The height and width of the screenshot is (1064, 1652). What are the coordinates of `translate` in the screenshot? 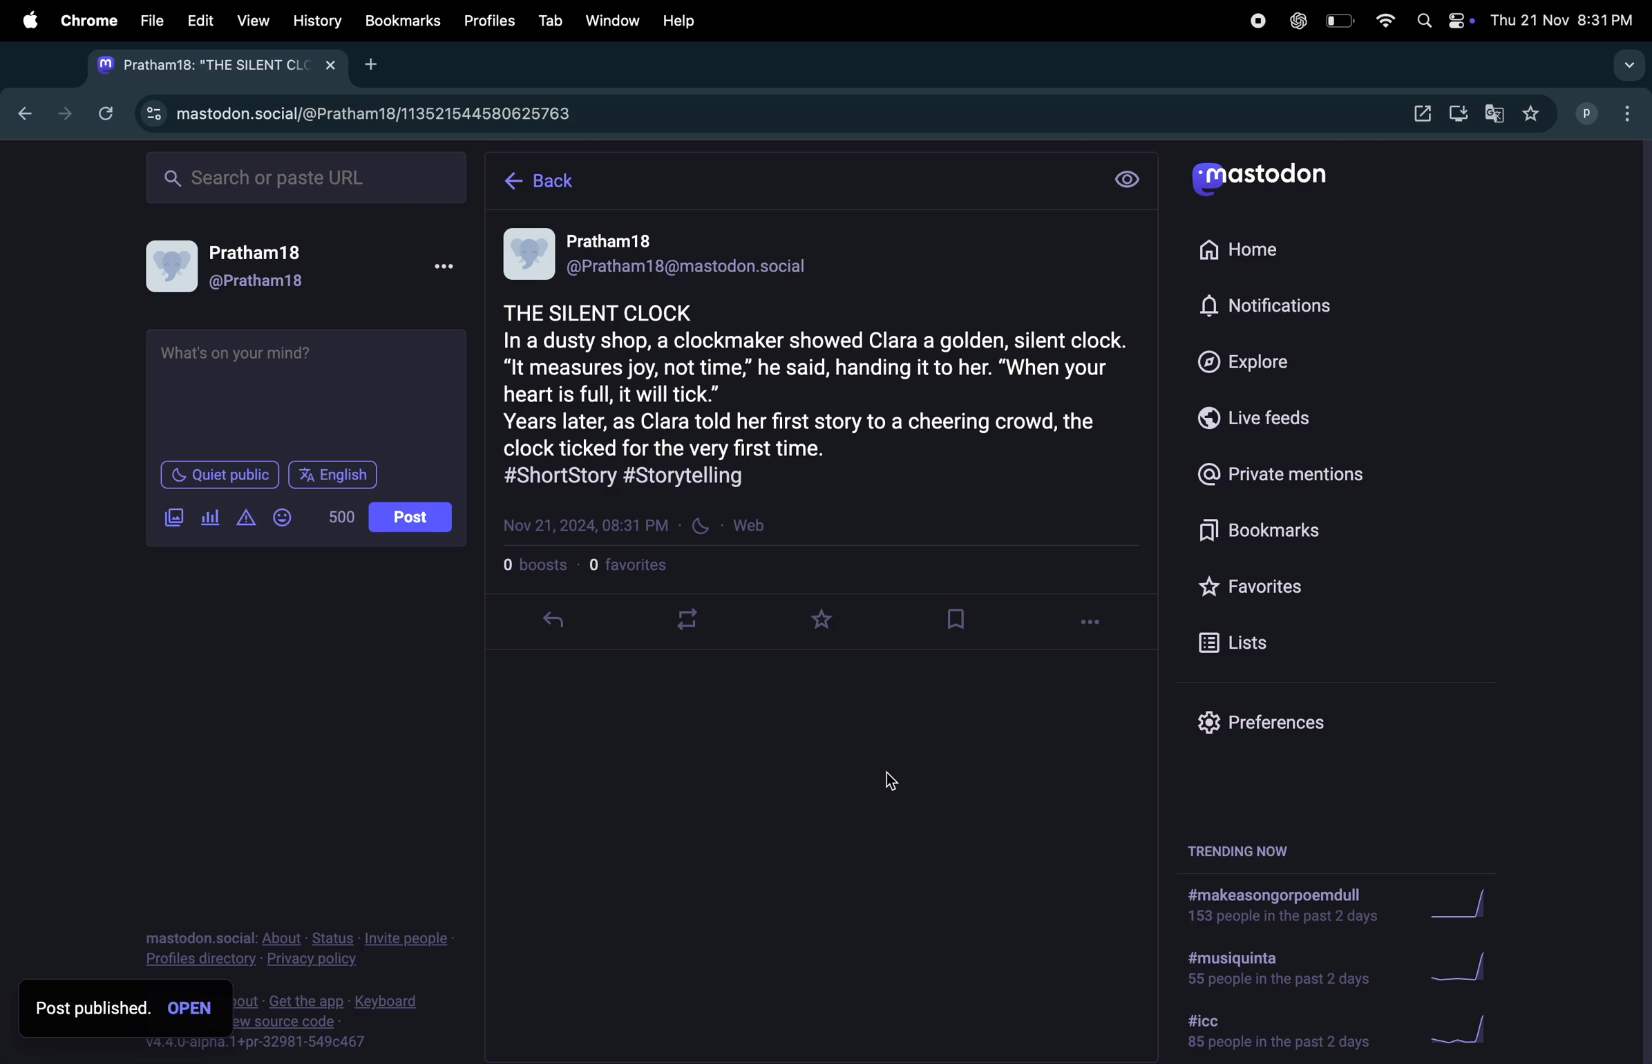 It's located at (1494, 114).